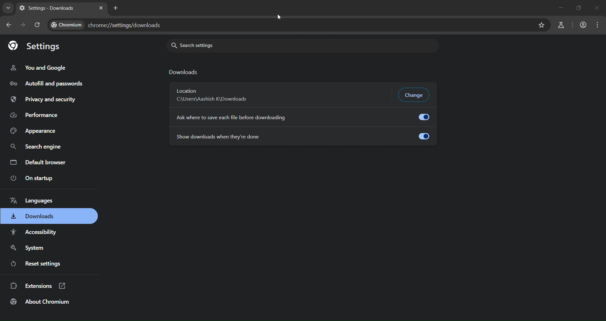 The width and height of the screenshot is (606, 321). I want to click on language, so click(38, 201).